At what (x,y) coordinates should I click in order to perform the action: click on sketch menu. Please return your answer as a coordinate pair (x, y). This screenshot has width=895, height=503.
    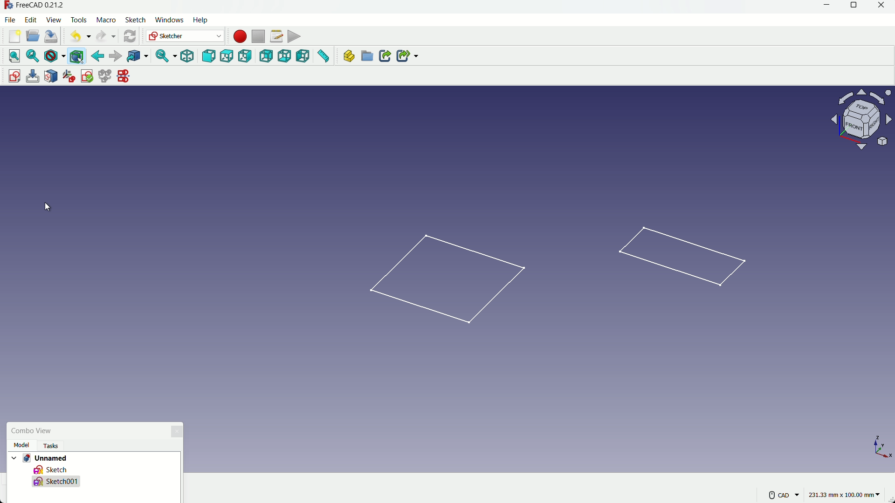
    Looking at the image, I should click on (134, 20).